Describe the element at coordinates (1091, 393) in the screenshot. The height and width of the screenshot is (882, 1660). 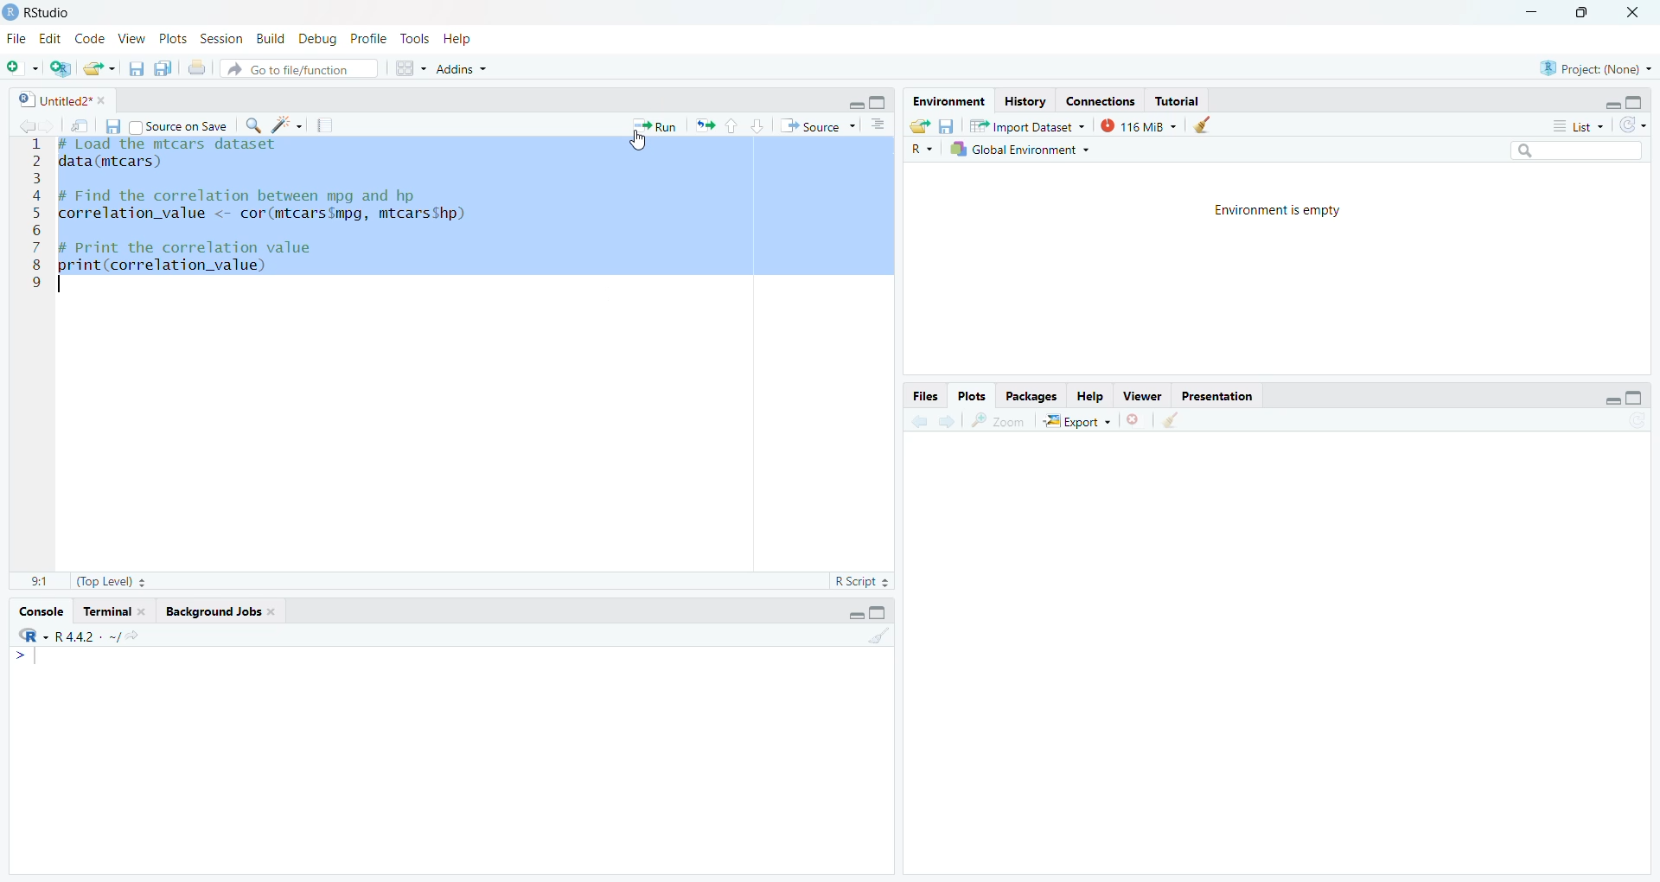
I see `Help` at that location.